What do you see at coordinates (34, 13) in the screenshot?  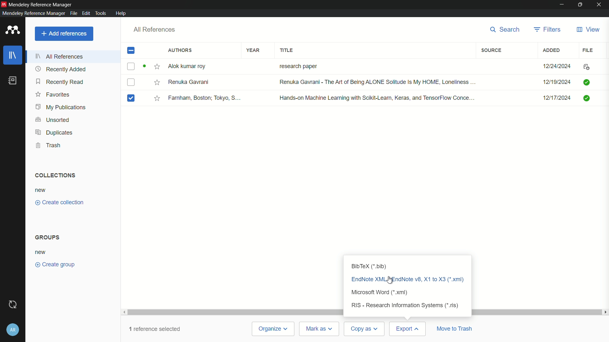 I see `Mendeley Reference Manager` at bounding box center [34, 13].